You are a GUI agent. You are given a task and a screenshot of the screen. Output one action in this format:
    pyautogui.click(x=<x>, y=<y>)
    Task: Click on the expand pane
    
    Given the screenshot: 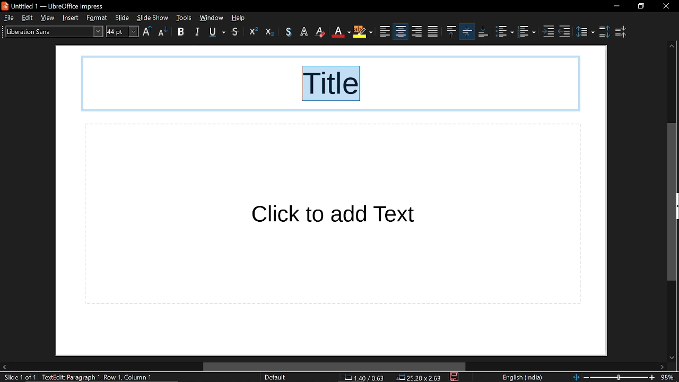 What is the action you would take?
    pyautogui.click(x=677, y=207)
    